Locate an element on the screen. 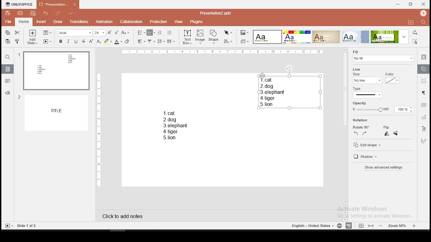 The image size is (431, 242). add slide is located at coordinates (33, 37).